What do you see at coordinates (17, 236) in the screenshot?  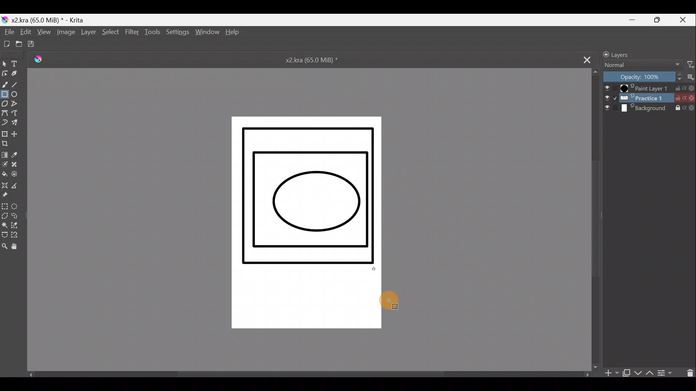 I see `Magnetic curve selection tool` at bounding box center [17, 236].